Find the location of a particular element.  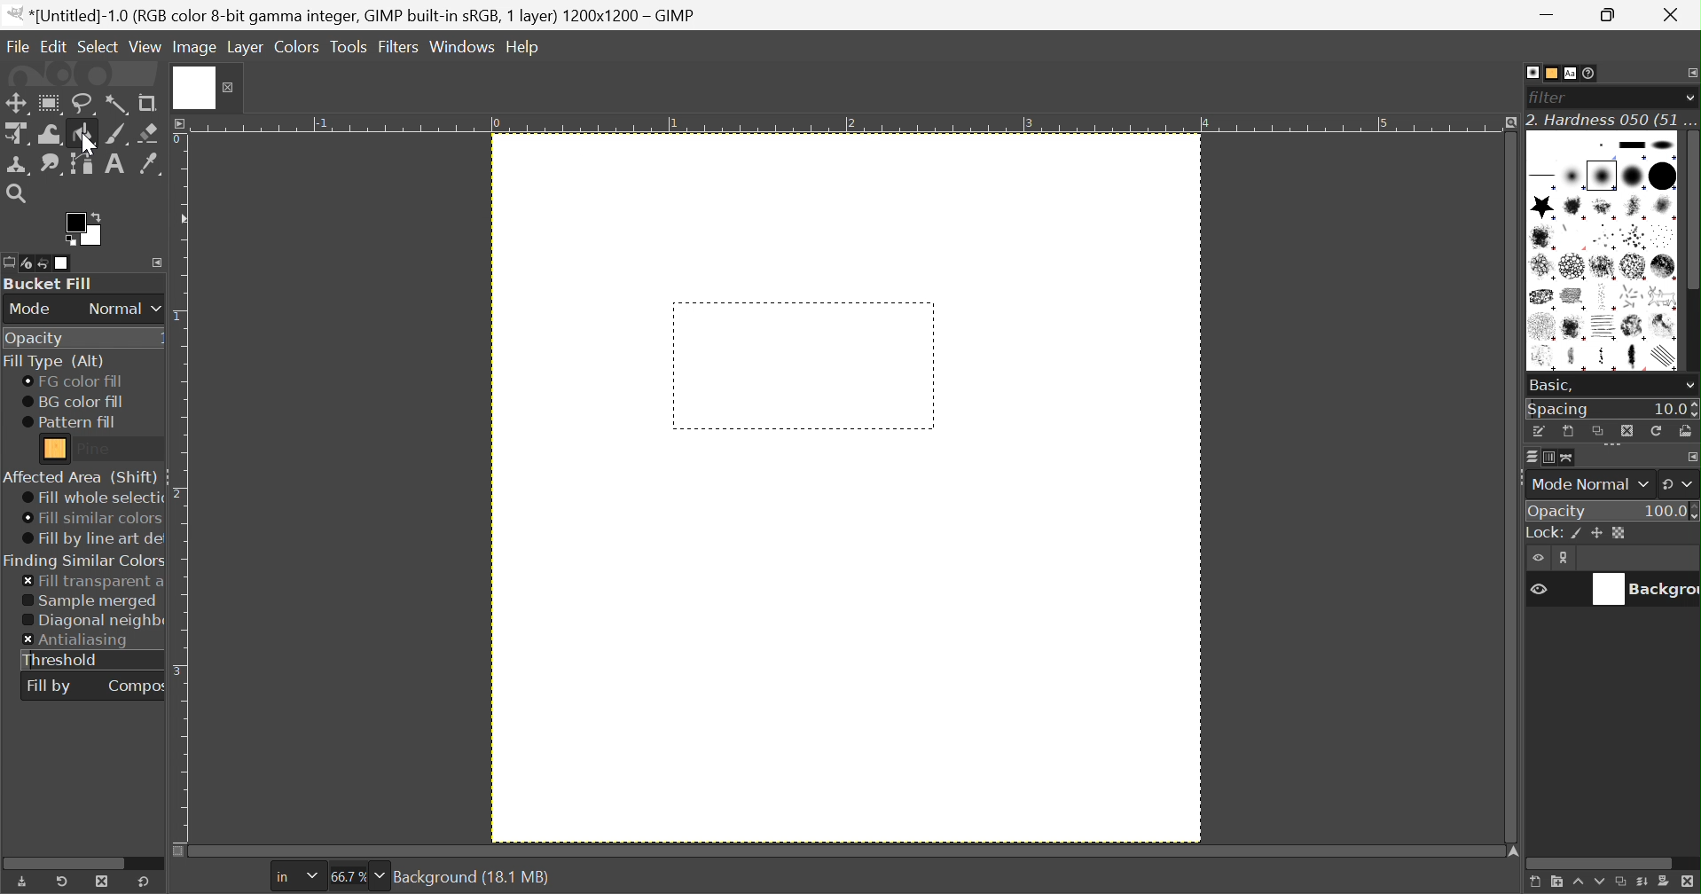

FG color fill is located at coordinates (71, 381).